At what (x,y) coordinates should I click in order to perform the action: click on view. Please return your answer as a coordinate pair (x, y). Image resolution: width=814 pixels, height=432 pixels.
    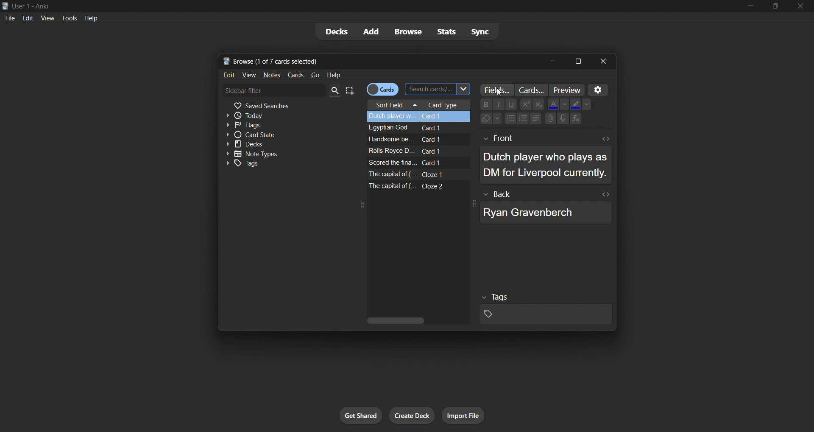
    Looking at the image, I should click on (249, 76).